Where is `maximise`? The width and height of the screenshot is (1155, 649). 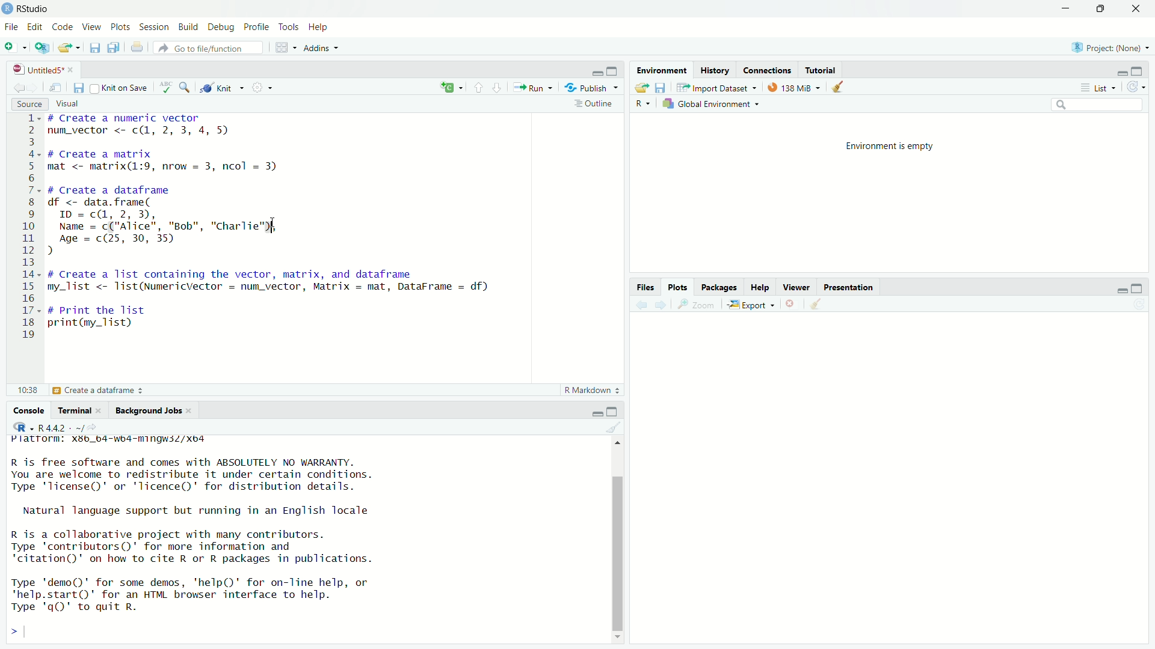 maximise is located at coordinates (1099, 9).